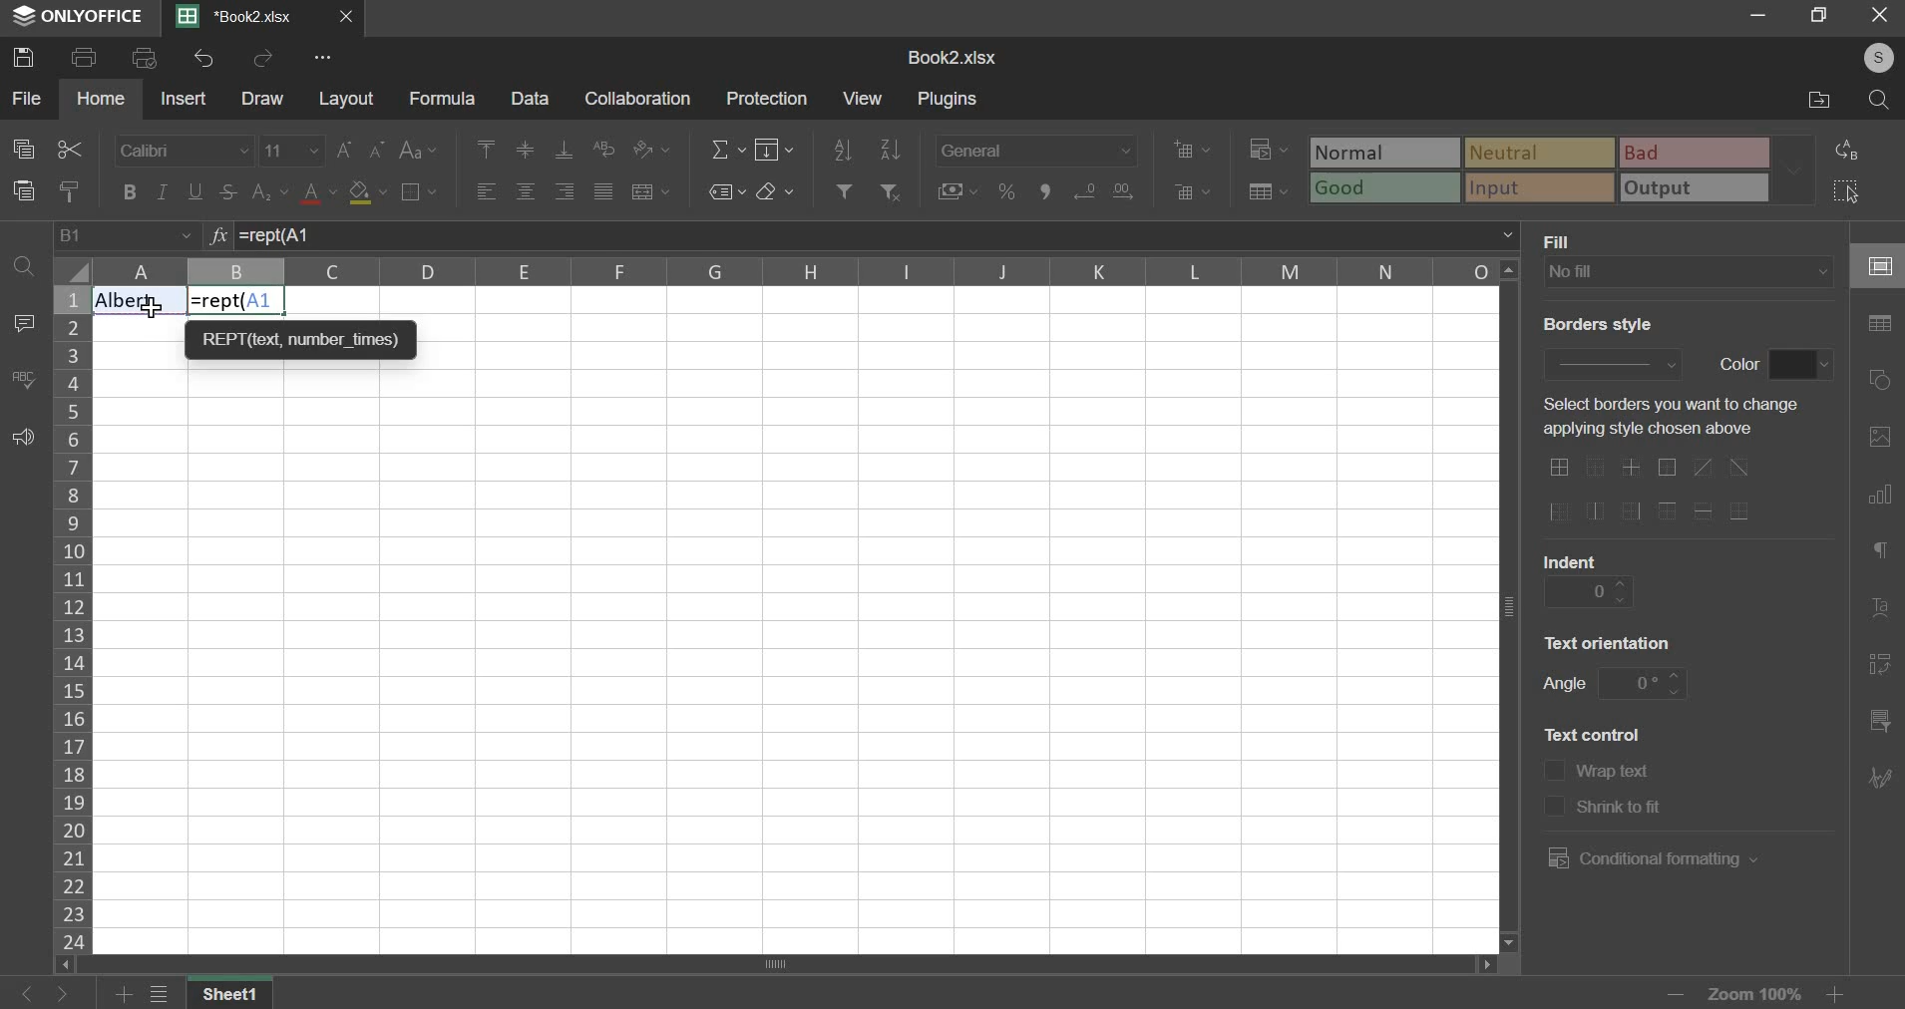  I want to click on collaboration, so click(639, 99).